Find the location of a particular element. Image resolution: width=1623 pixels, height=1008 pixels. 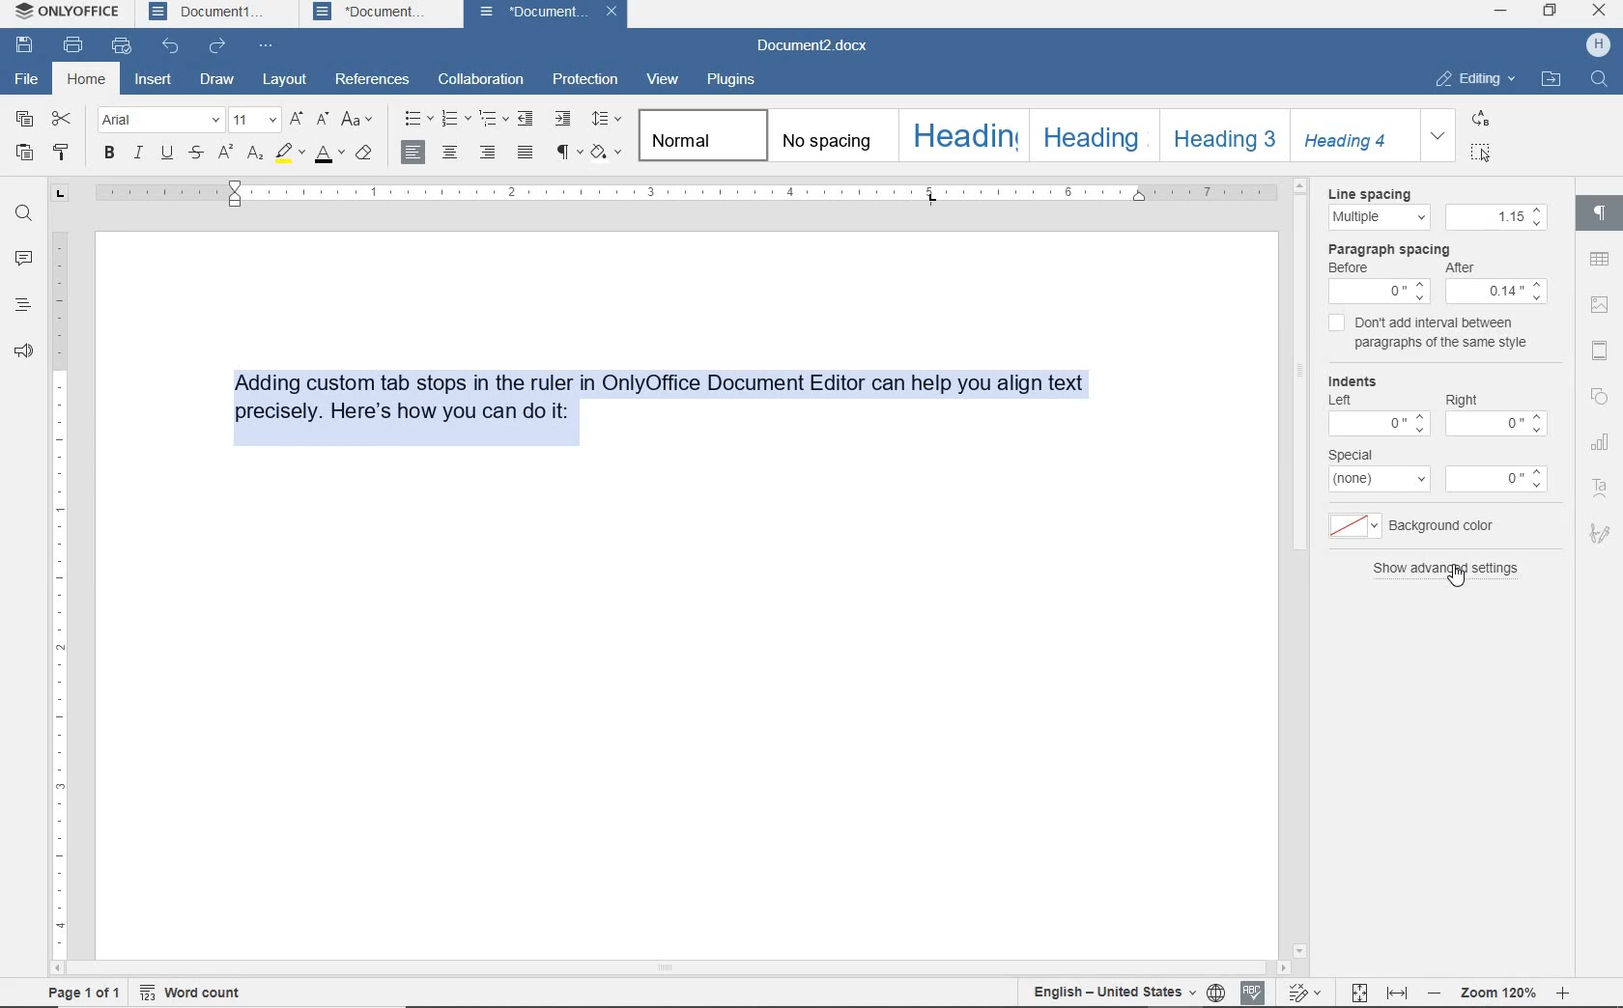

align center is located at coordinates (450, 152).